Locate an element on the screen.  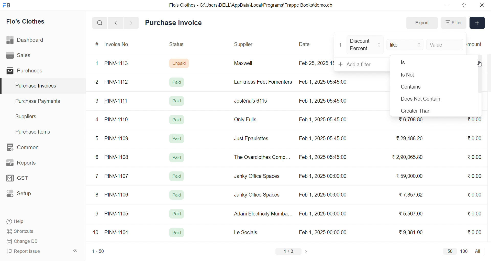
PINV-1104 is located at coordinates (117, 232).